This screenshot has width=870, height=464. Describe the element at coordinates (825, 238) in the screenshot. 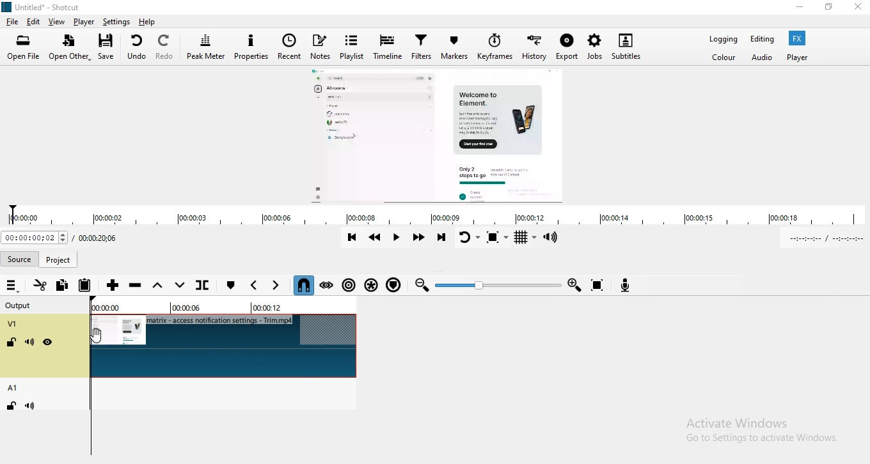

I see `In point` at that location.